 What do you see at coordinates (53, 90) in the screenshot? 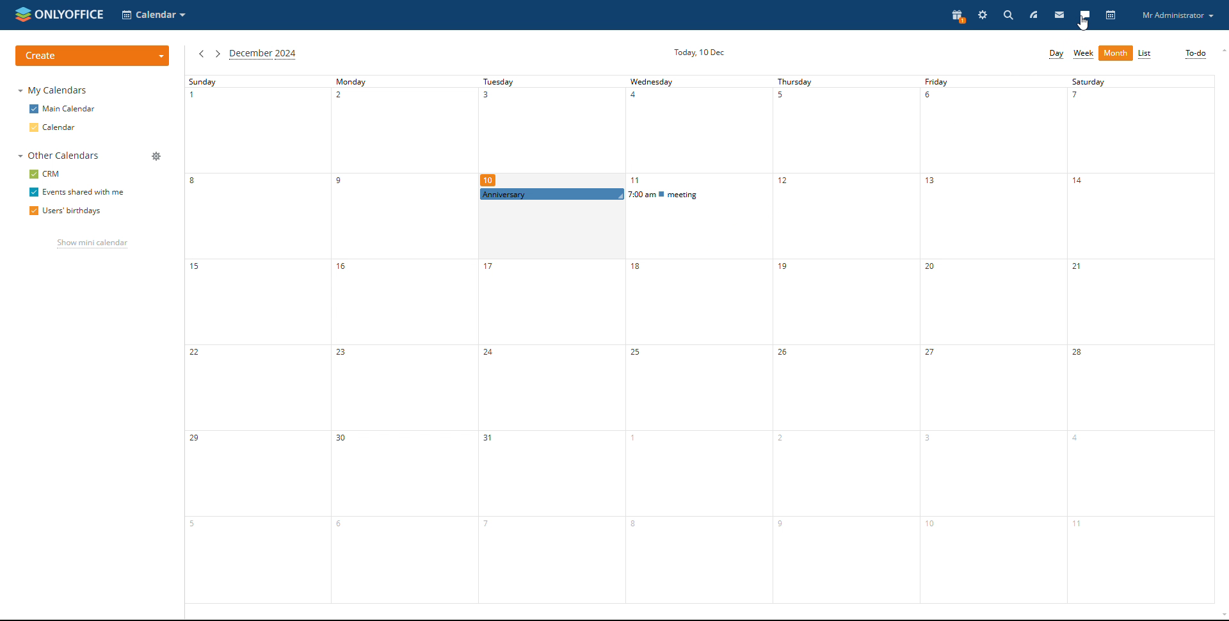
I see `my calendars` at bounding box center [53, 90].